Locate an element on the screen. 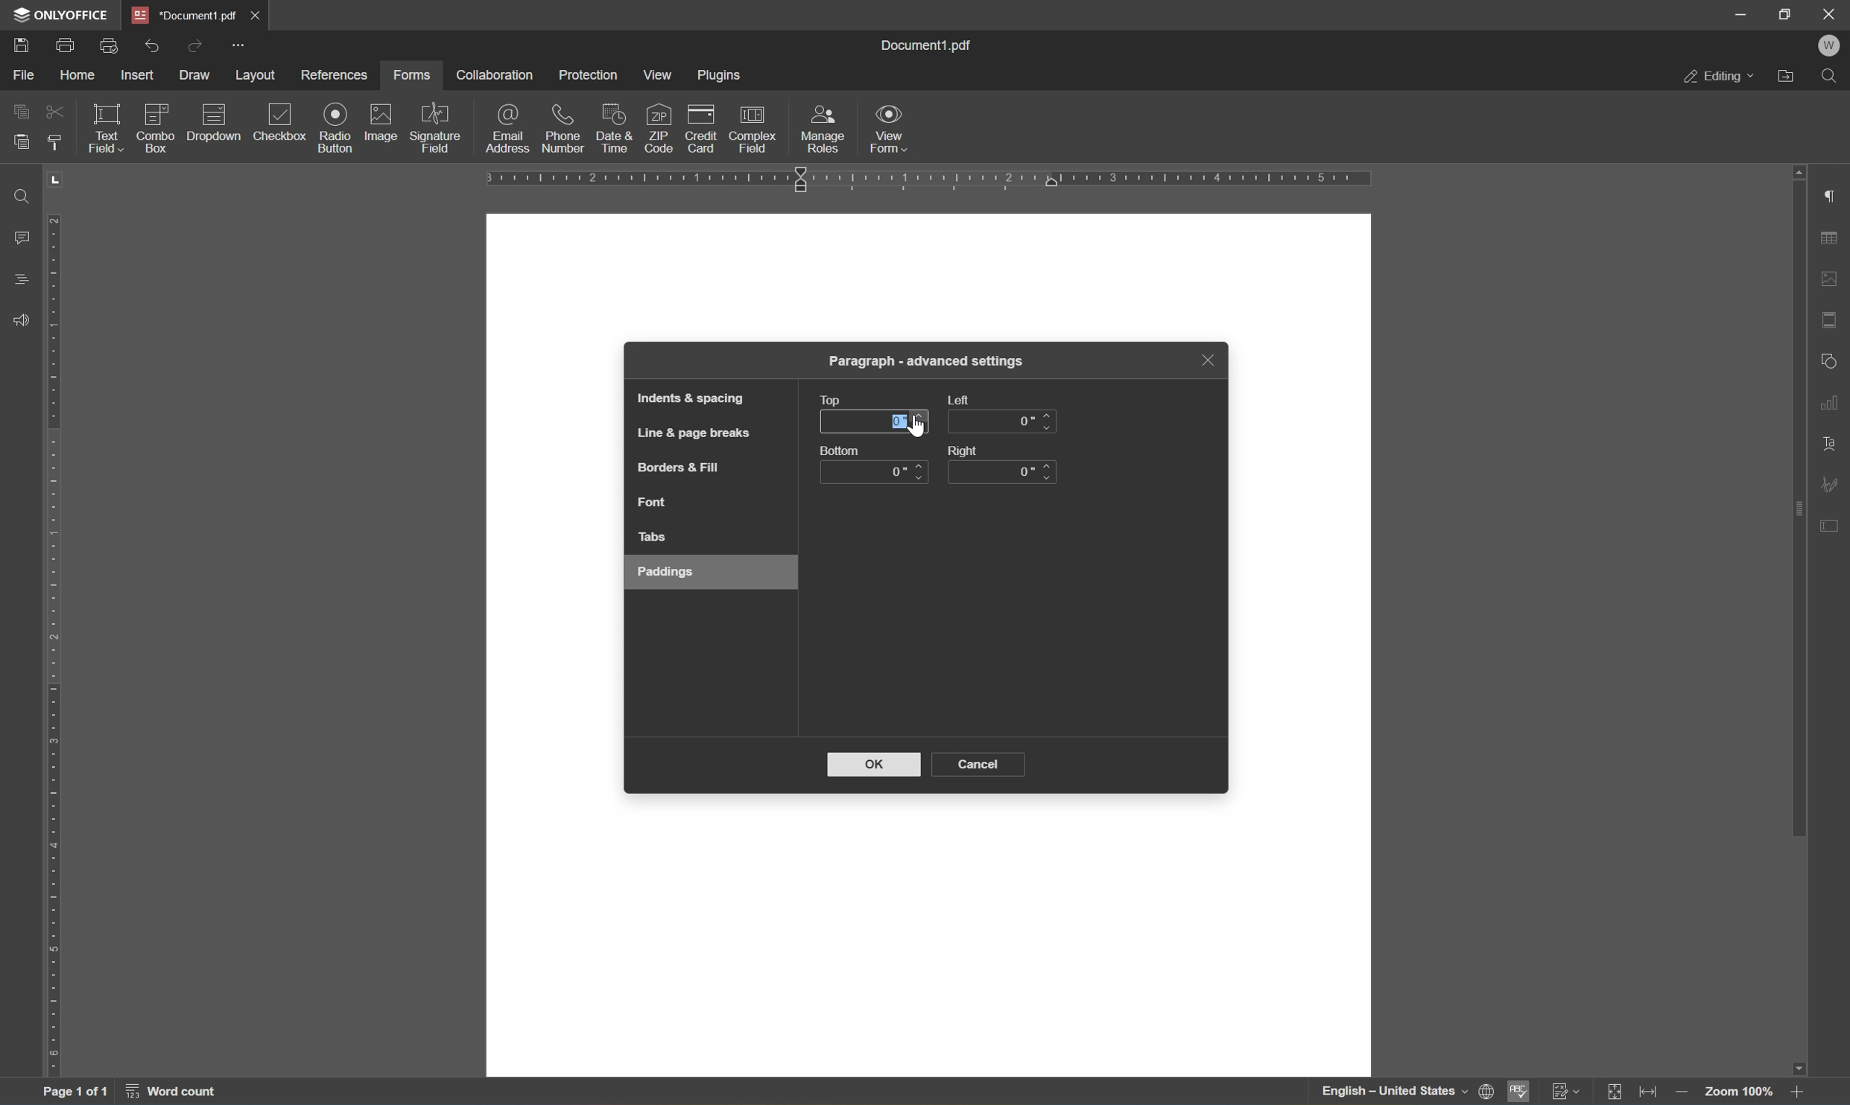  right is located at coordinates (966, 449).